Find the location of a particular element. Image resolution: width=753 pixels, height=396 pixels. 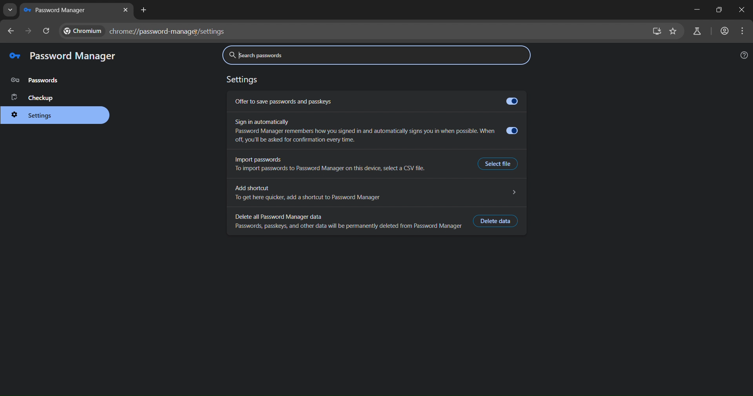

password manager is located at coordinates (67, 57).